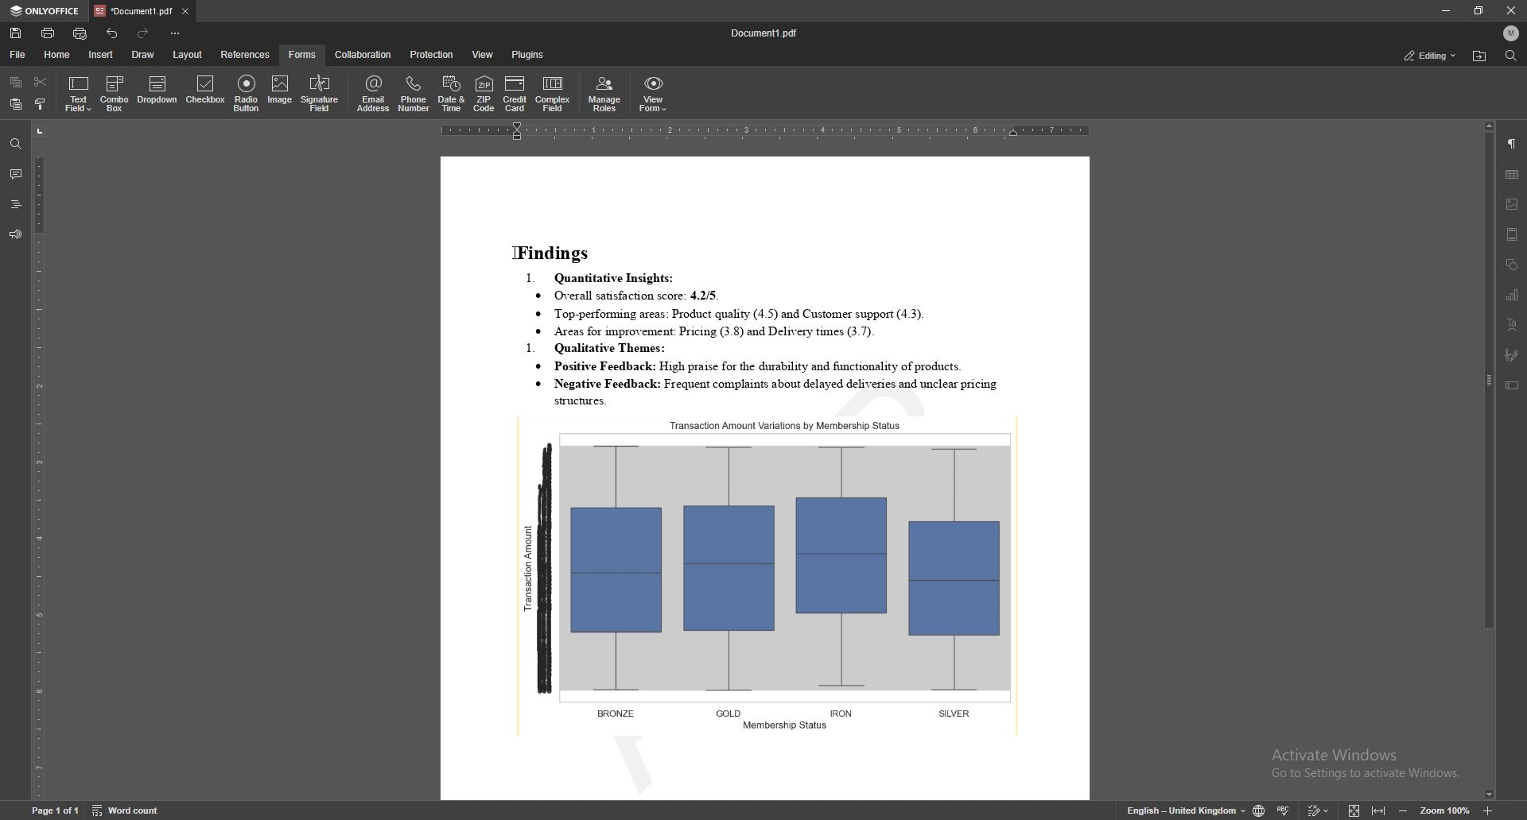 This screenshot has height=820, width=1527. What do you see at coordinates (45, 12) in the screenshot?
I see `onlyoffice` at bounding box center [45, 12].